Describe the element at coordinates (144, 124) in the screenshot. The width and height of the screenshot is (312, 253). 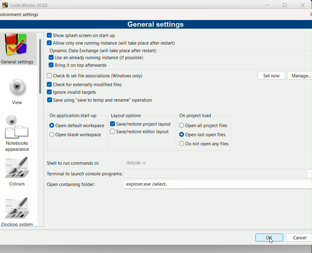
I see `` at that location.